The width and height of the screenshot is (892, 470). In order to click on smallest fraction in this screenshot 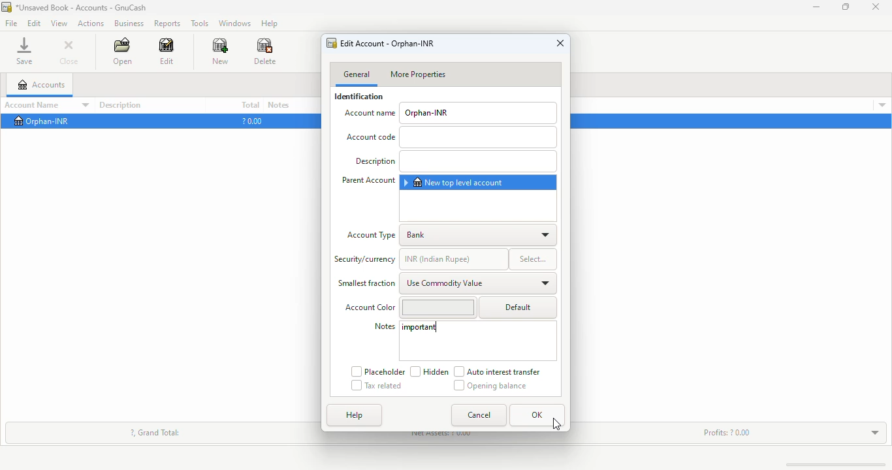, I will do `click(366, 283)`.